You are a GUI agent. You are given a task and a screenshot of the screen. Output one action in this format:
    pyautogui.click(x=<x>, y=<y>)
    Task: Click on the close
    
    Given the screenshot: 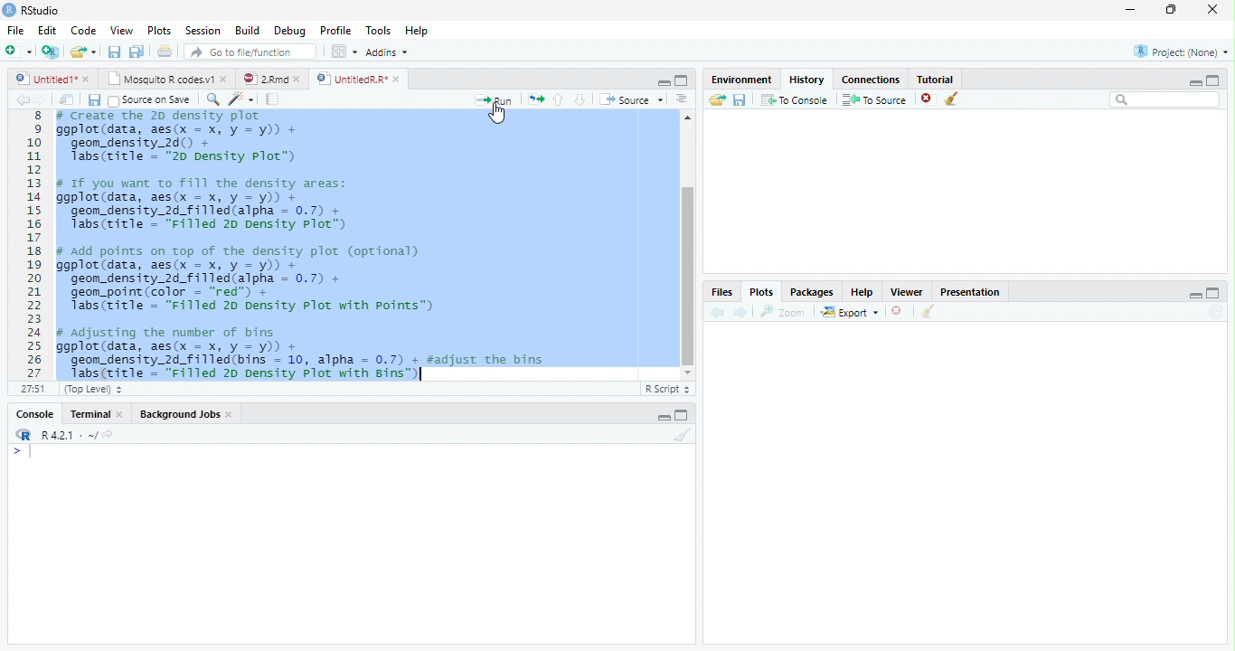 What is the action you would take?
    pyautogui.click(x=1213, y=9)
    